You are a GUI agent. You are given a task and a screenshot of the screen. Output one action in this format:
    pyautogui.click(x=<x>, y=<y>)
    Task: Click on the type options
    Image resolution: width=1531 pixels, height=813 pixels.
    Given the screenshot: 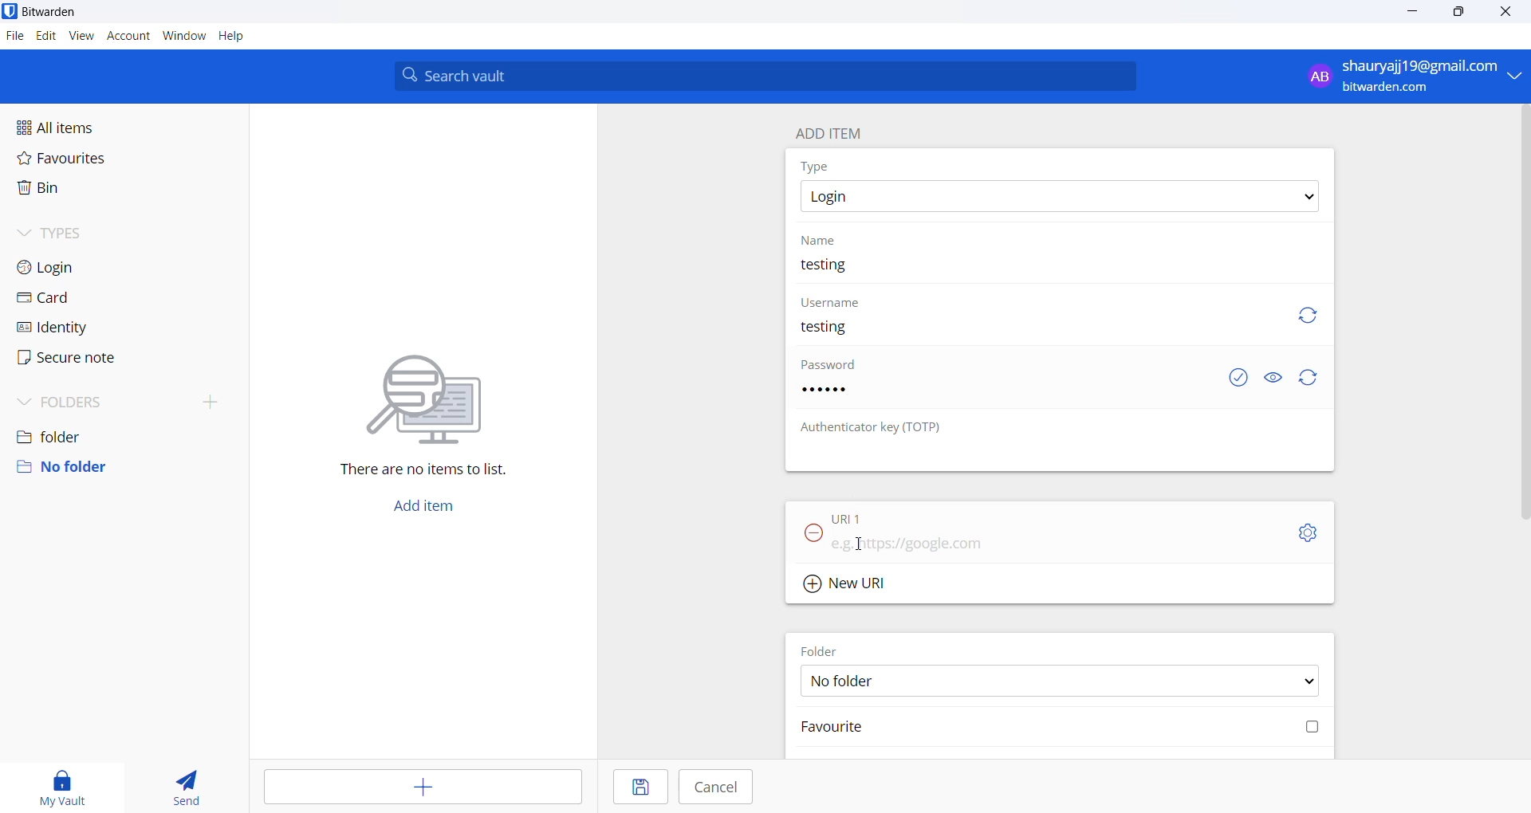 What is the action you would take?
    pyautogui.click(x=1058, y=196)
    